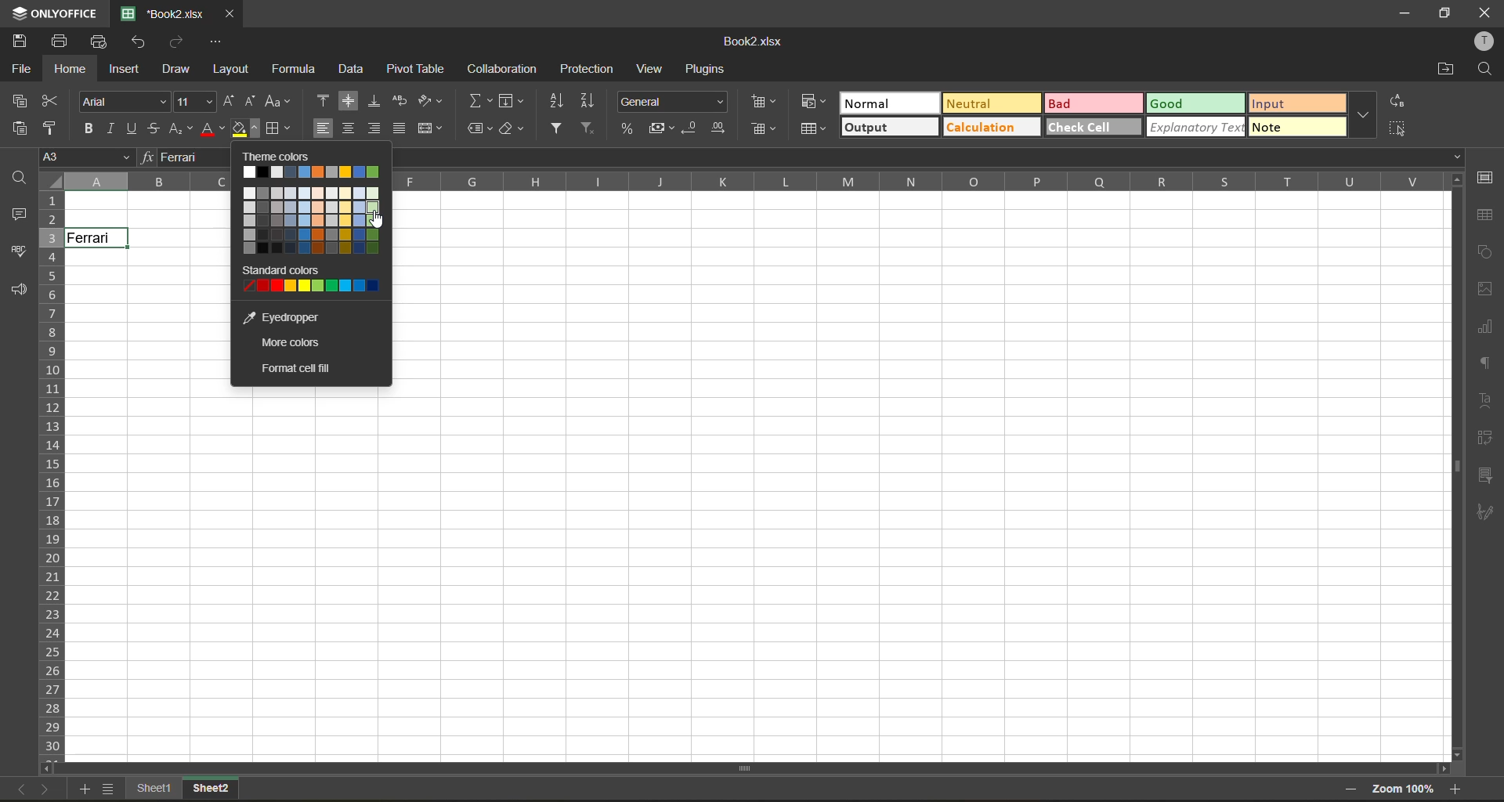  What do you see at coordinates (230, 101) in the screenshot?
I see `increment size` at bounding box center [230, 101].